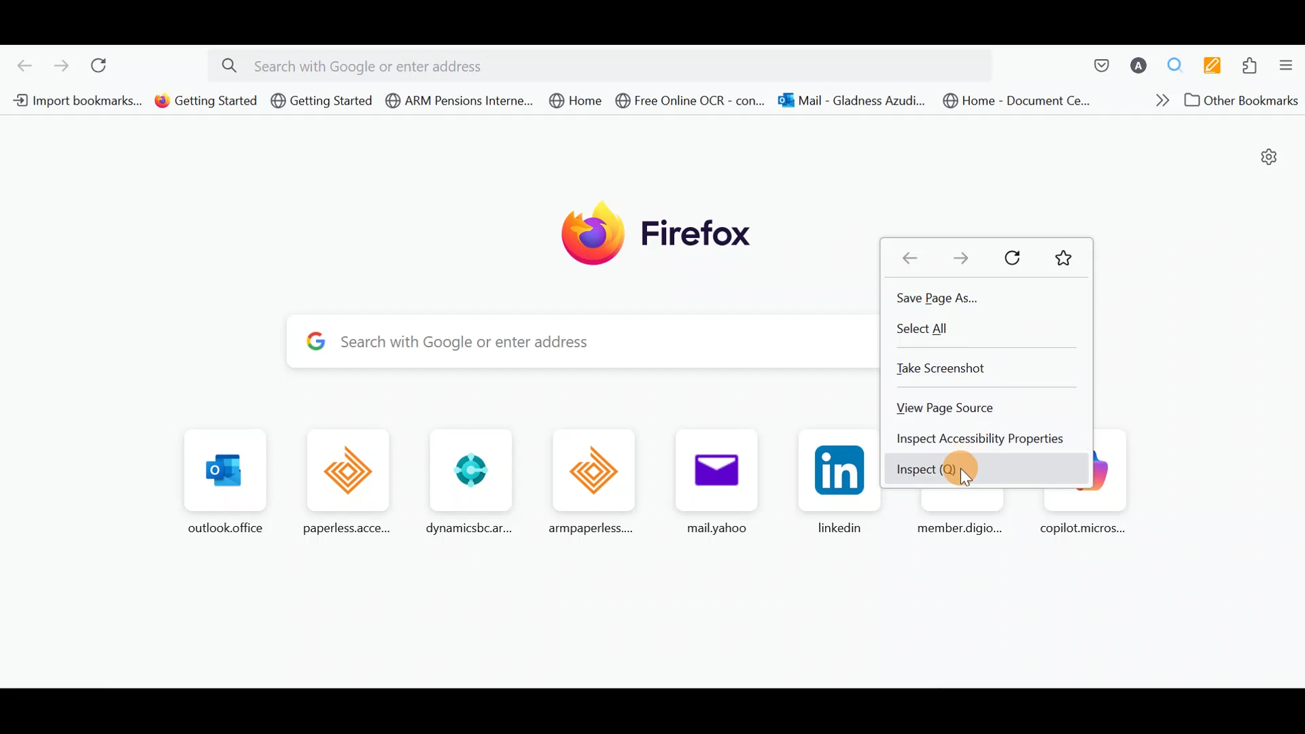 The height and width of the screenshot is (734, 1305). I want to click on Bookmark 1, so click(77, 102).